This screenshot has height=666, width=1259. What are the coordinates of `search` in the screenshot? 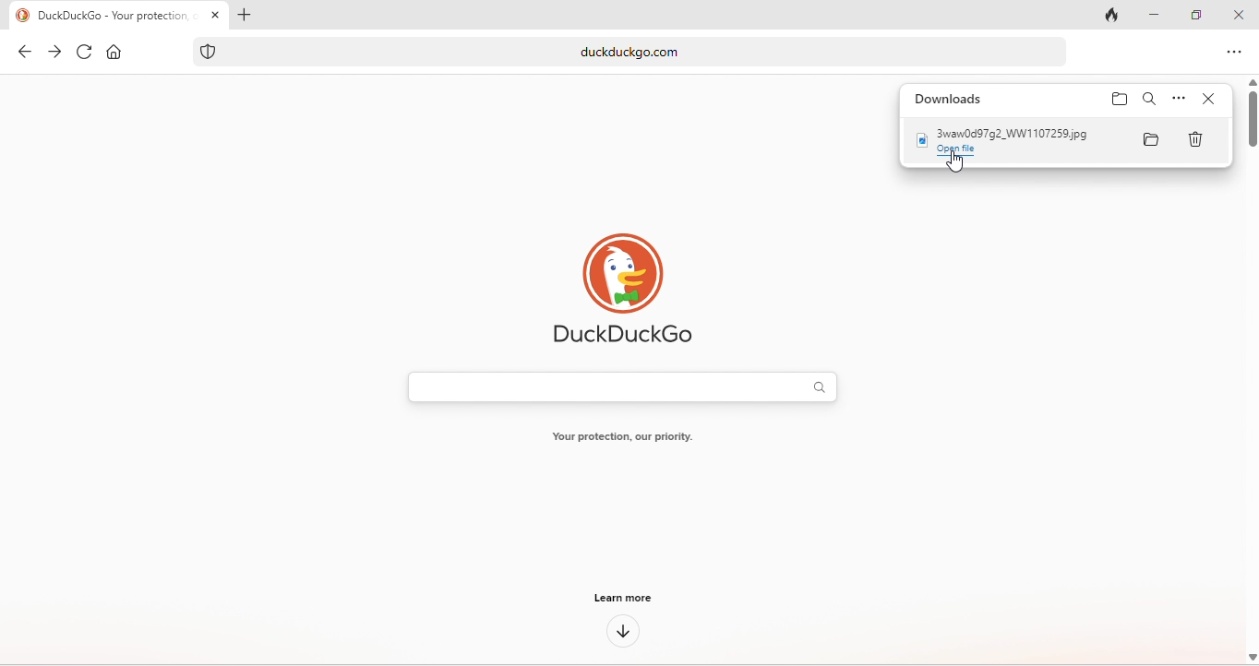 It's located at (1149, 100).